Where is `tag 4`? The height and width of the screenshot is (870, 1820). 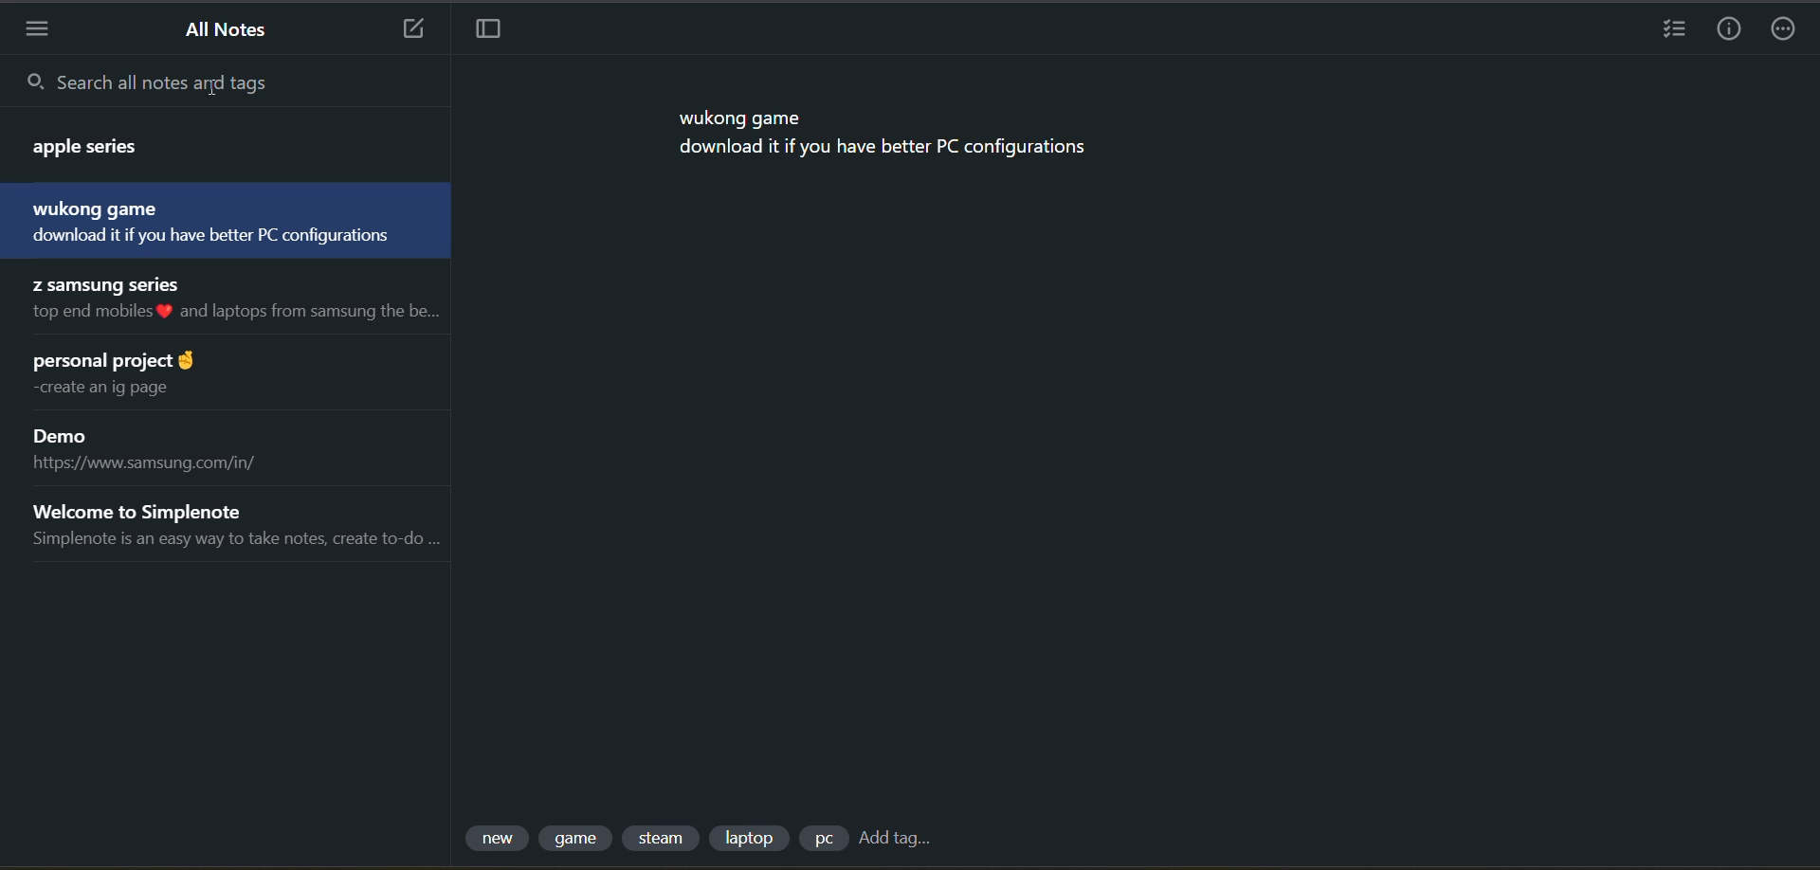 tag 4 is located at coordinates (750, 837).